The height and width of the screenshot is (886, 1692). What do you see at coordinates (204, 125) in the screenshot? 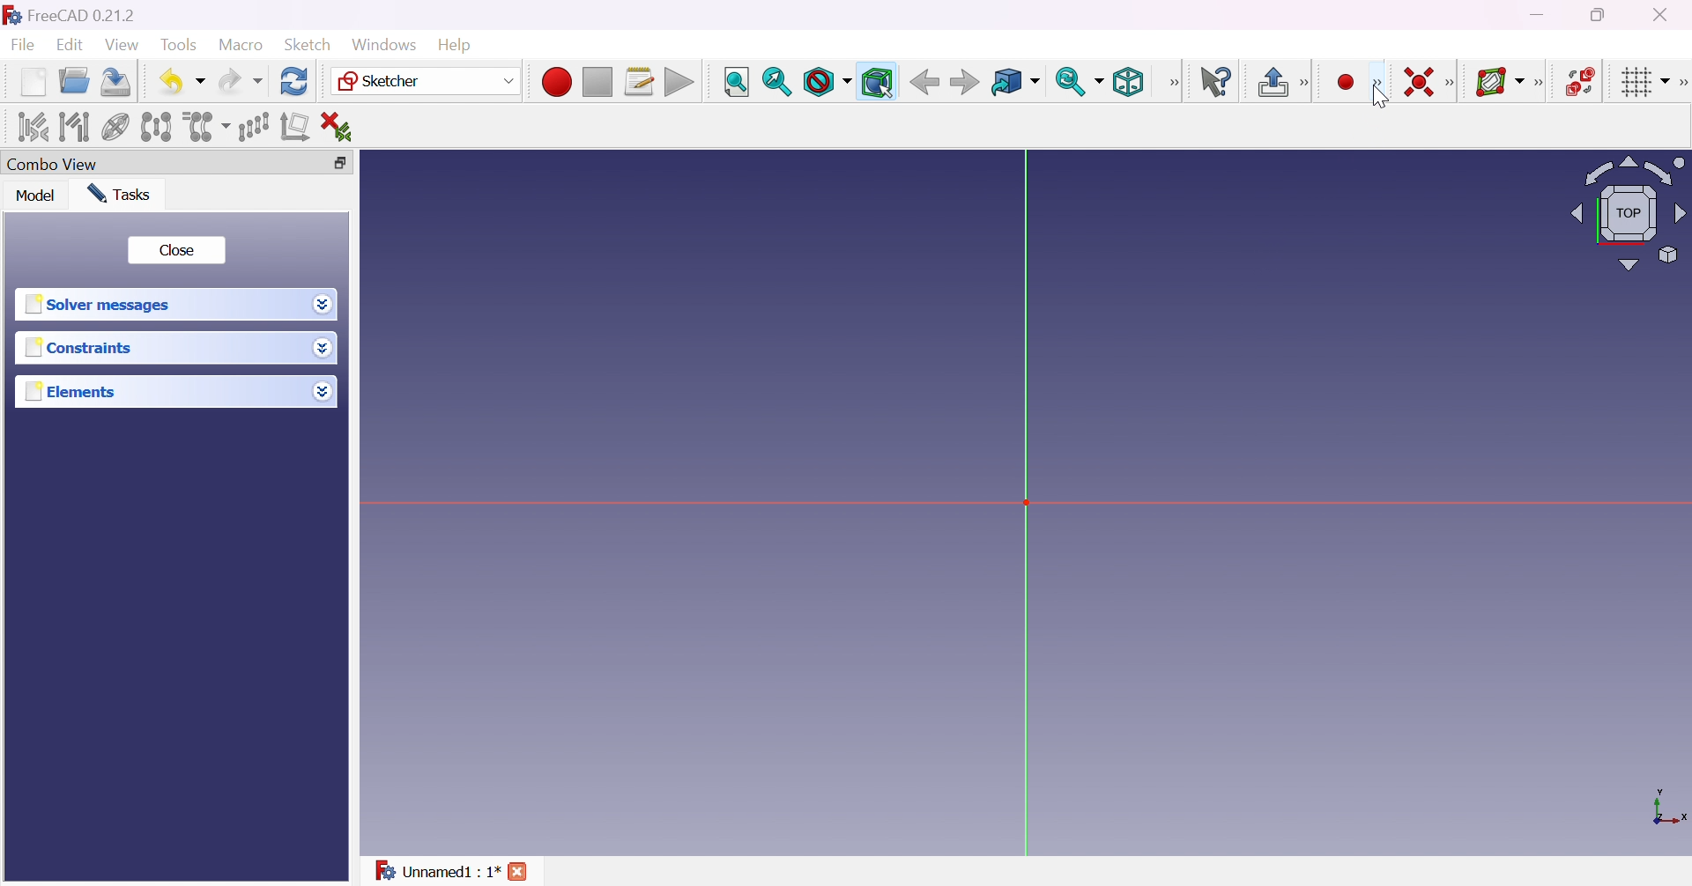
I see `Clone` at bounding box center [204, 125].